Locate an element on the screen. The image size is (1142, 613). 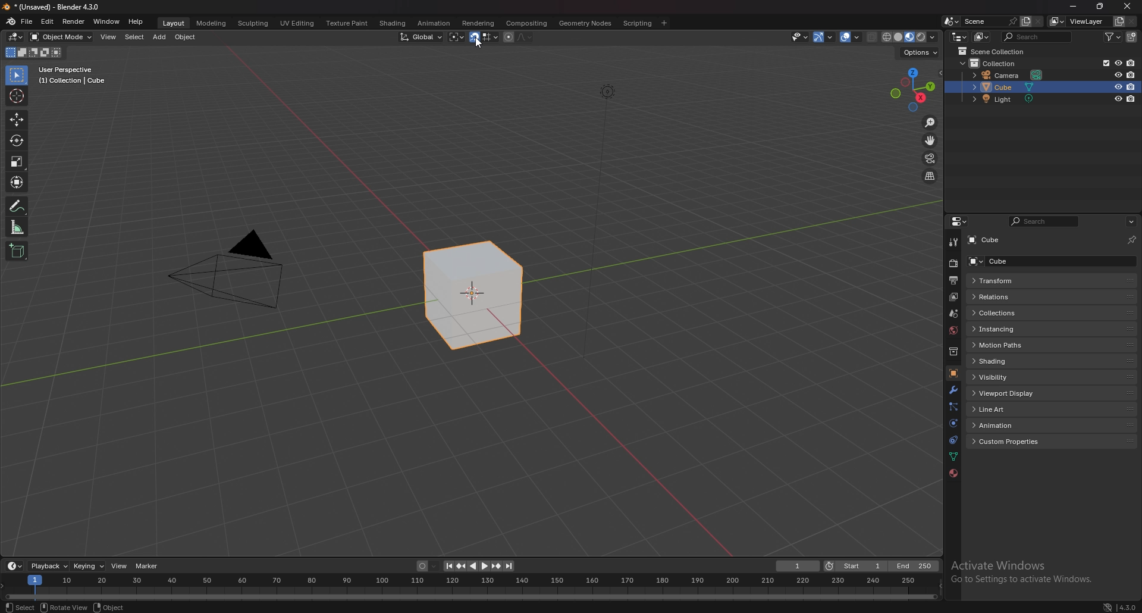
playback is located at coordinates (49, 565).